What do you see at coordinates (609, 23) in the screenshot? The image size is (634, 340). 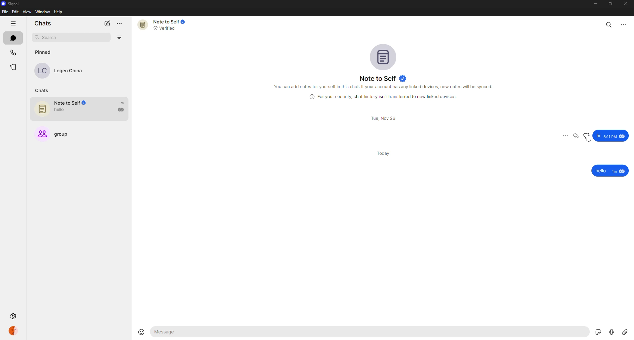 I see `search` at bounding box center [609, 23].